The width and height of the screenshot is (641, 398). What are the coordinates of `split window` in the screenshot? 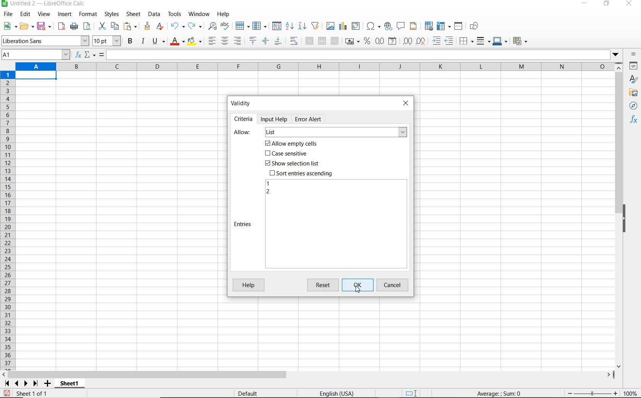 It's located at (459, 26).